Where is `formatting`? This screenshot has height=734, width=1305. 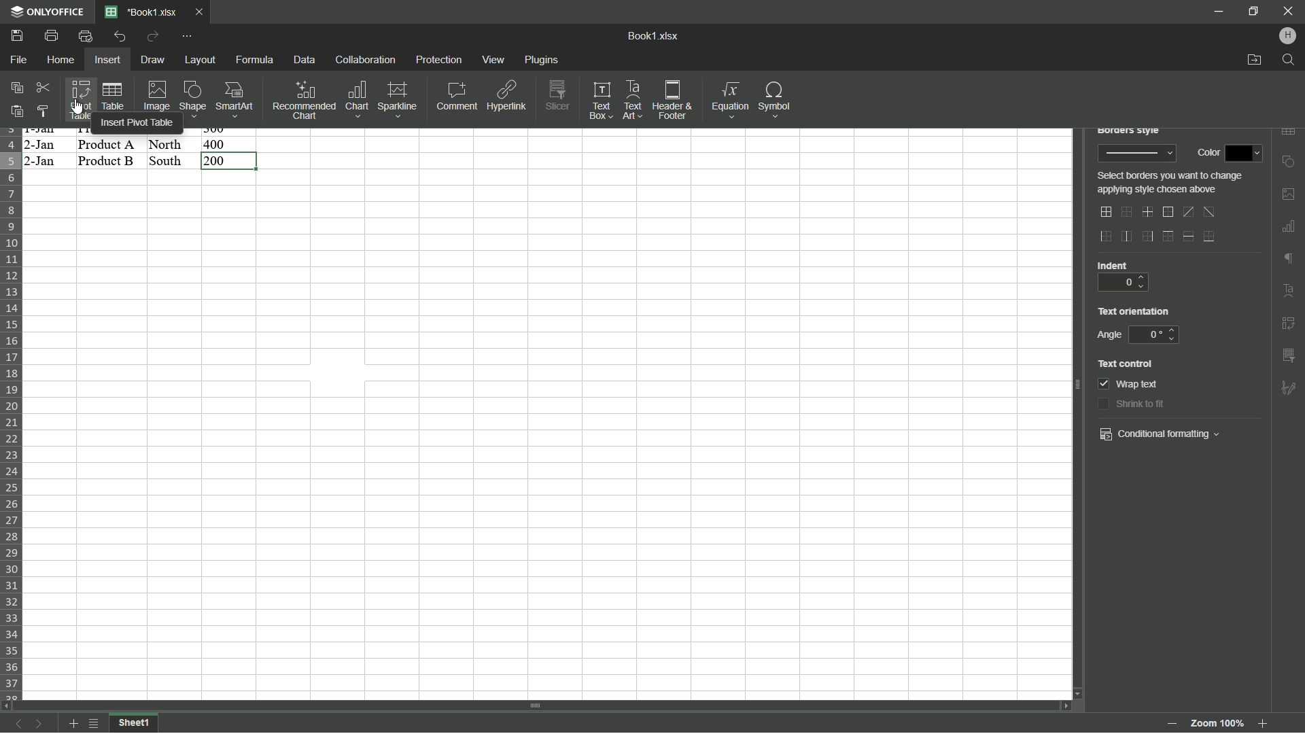
formatting is located at coordinates (1289, 387).